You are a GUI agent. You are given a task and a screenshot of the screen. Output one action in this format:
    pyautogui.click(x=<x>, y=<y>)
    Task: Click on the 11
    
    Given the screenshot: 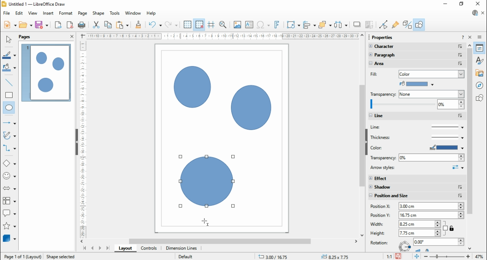 What is the action you would take?
    pyautogui.click(x=390, y=256)
    